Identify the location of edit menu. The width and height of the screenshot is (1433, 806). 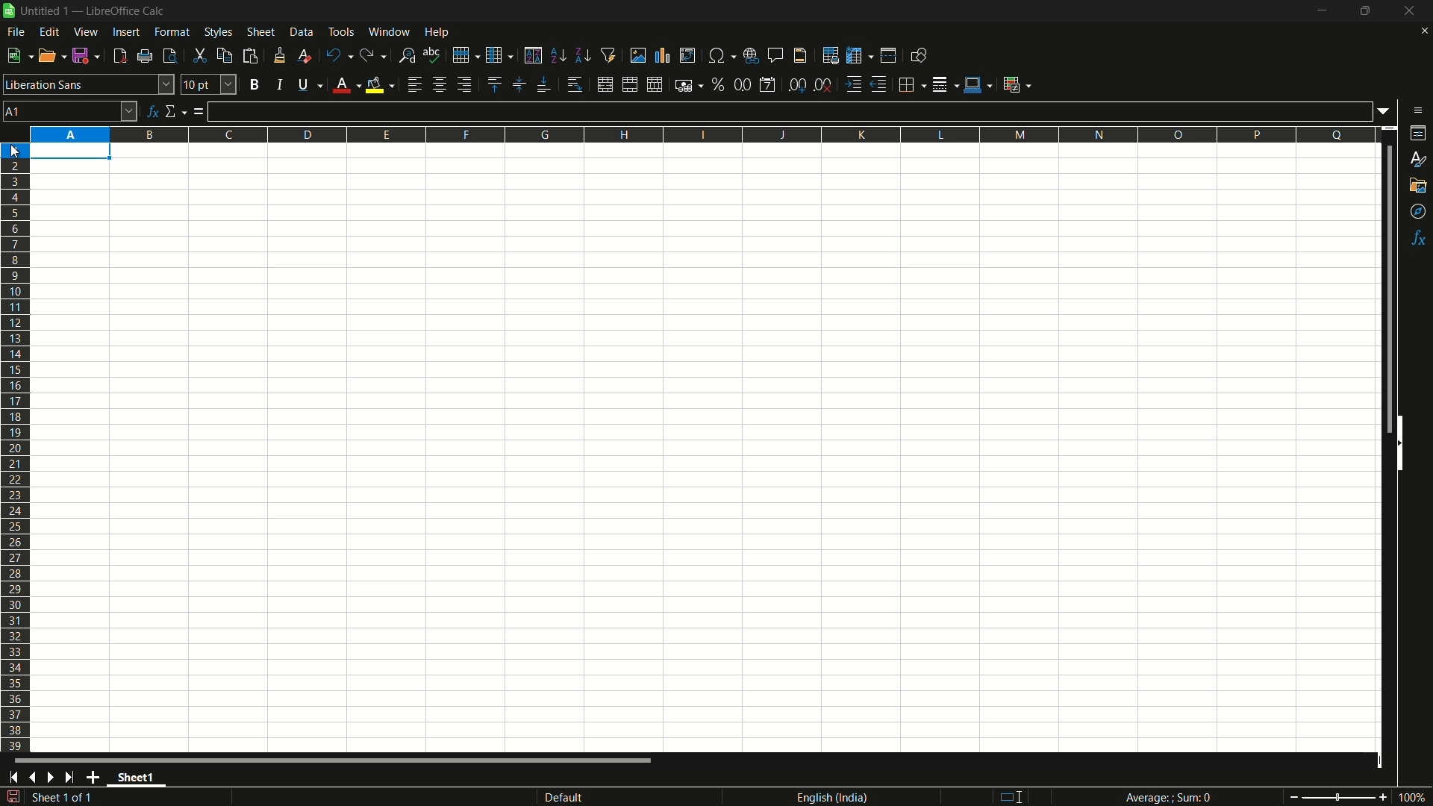
(49, 31).